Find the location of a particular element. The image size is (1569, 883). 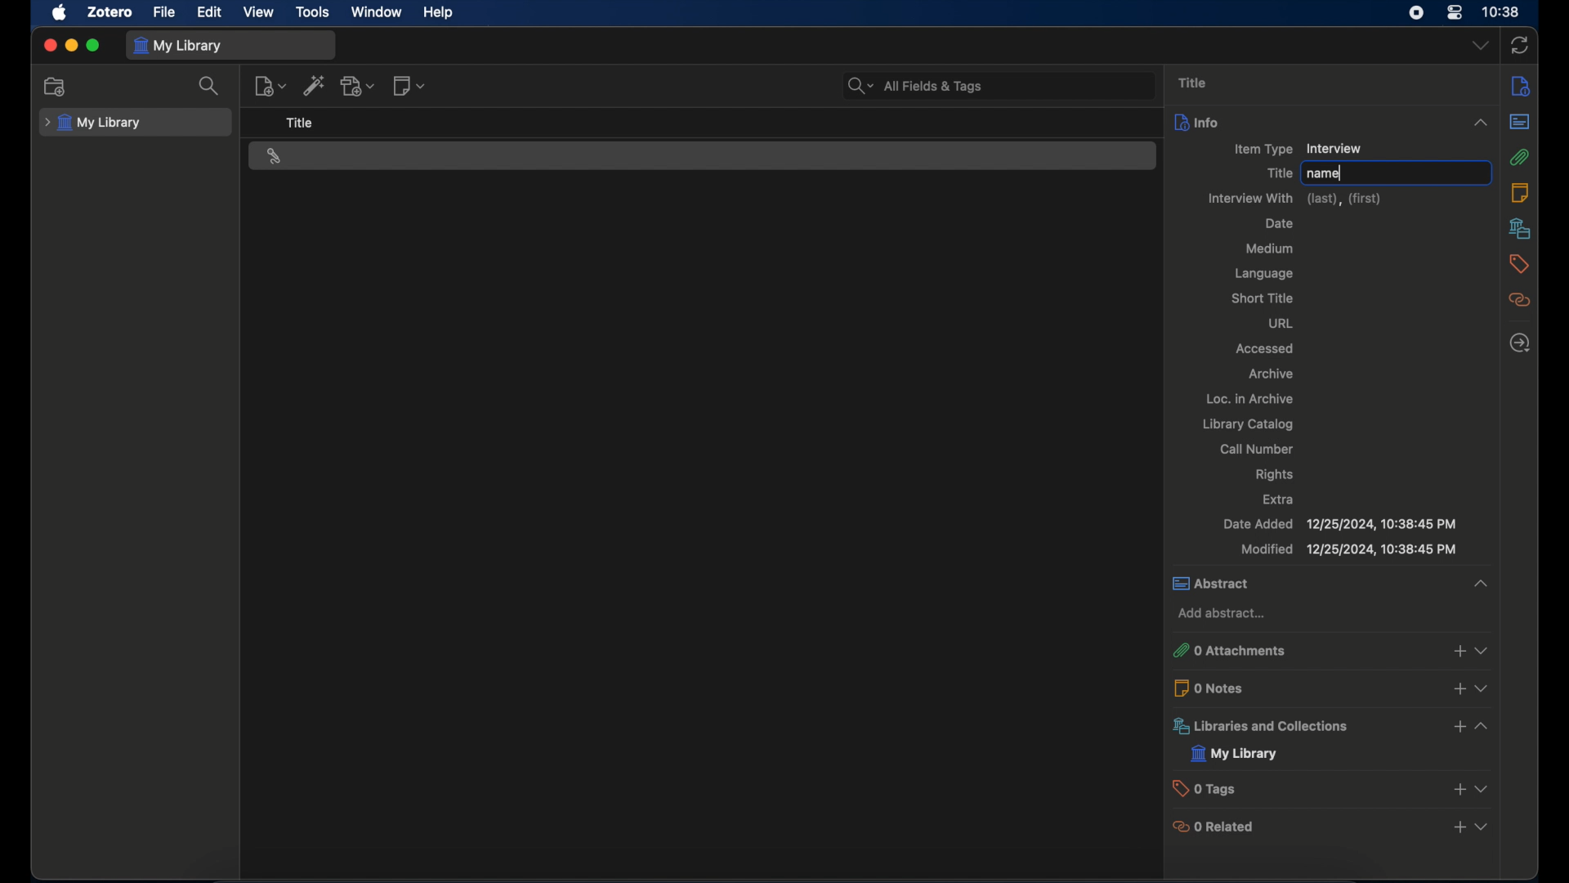

close is located at coordinates (49, 45).